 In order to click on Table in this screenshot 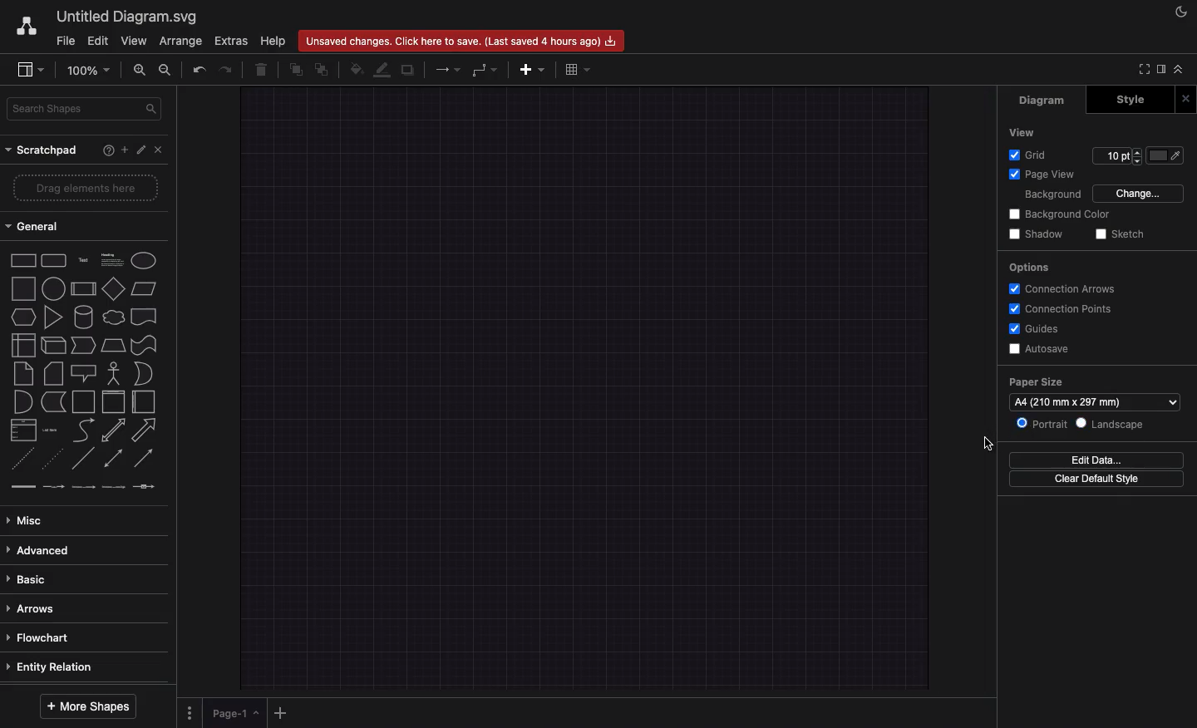, I will do `click(579, 71)`.